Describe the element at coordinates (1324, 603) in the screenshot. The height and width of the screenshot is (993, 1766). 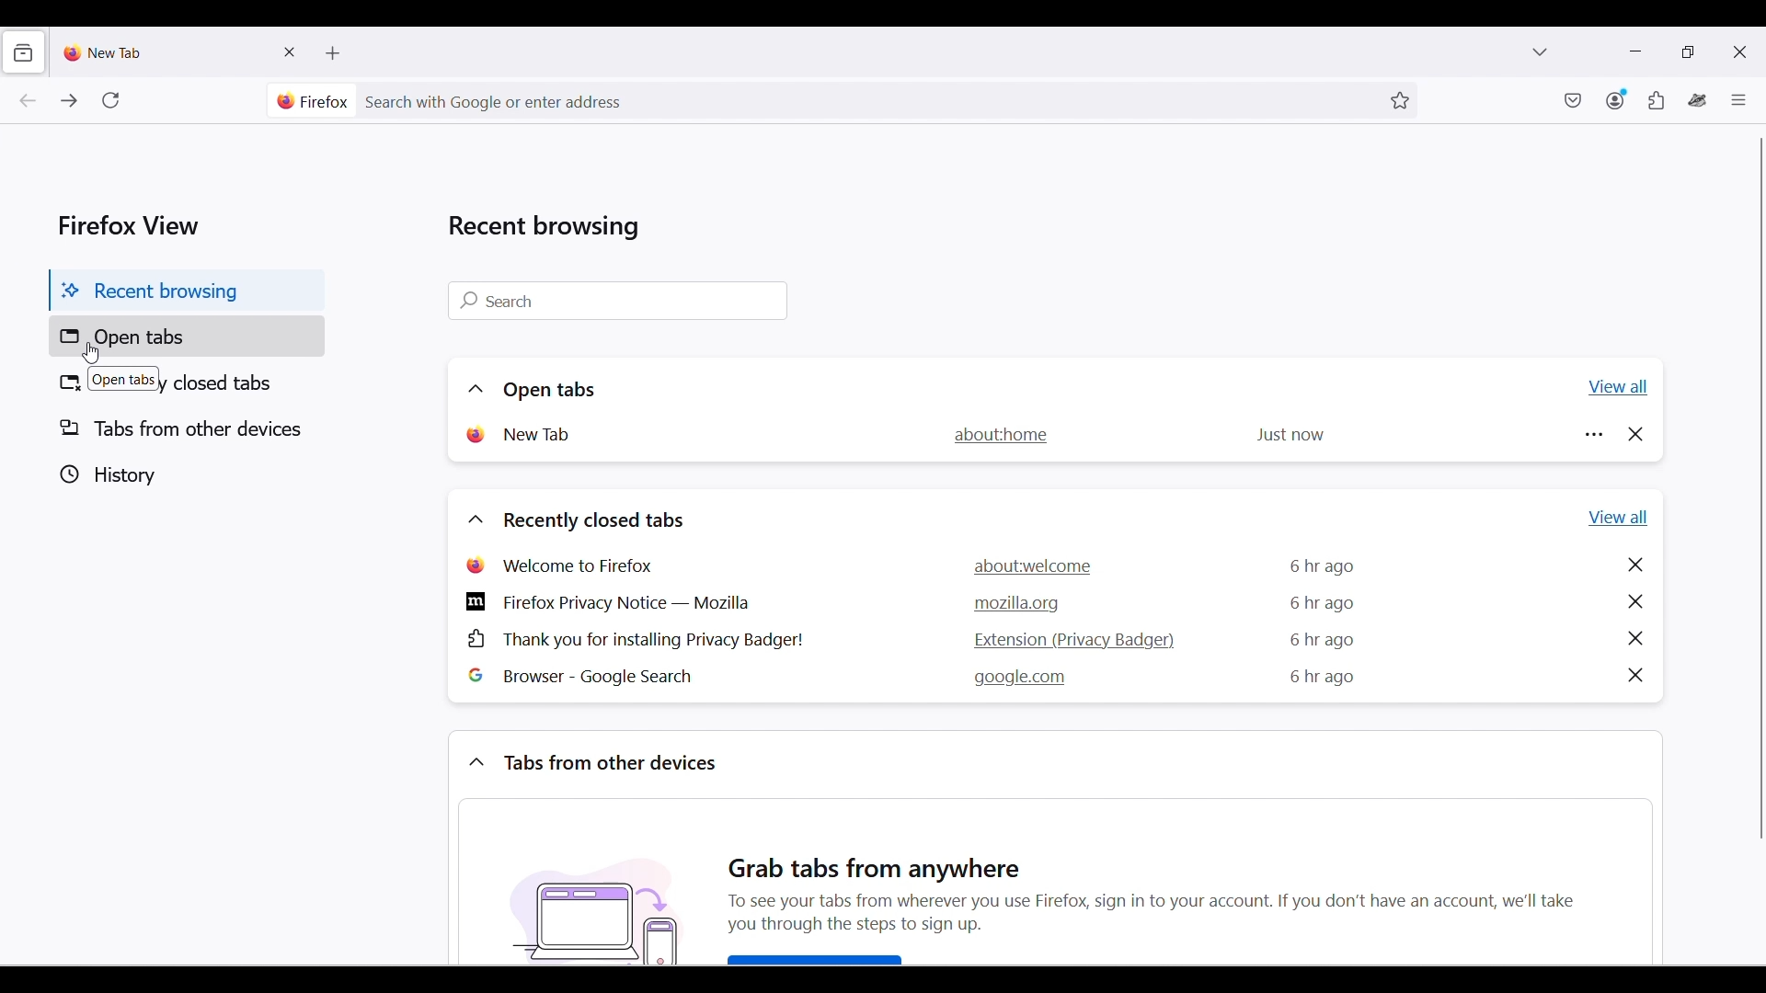
I see `6 hr ago` at that location.